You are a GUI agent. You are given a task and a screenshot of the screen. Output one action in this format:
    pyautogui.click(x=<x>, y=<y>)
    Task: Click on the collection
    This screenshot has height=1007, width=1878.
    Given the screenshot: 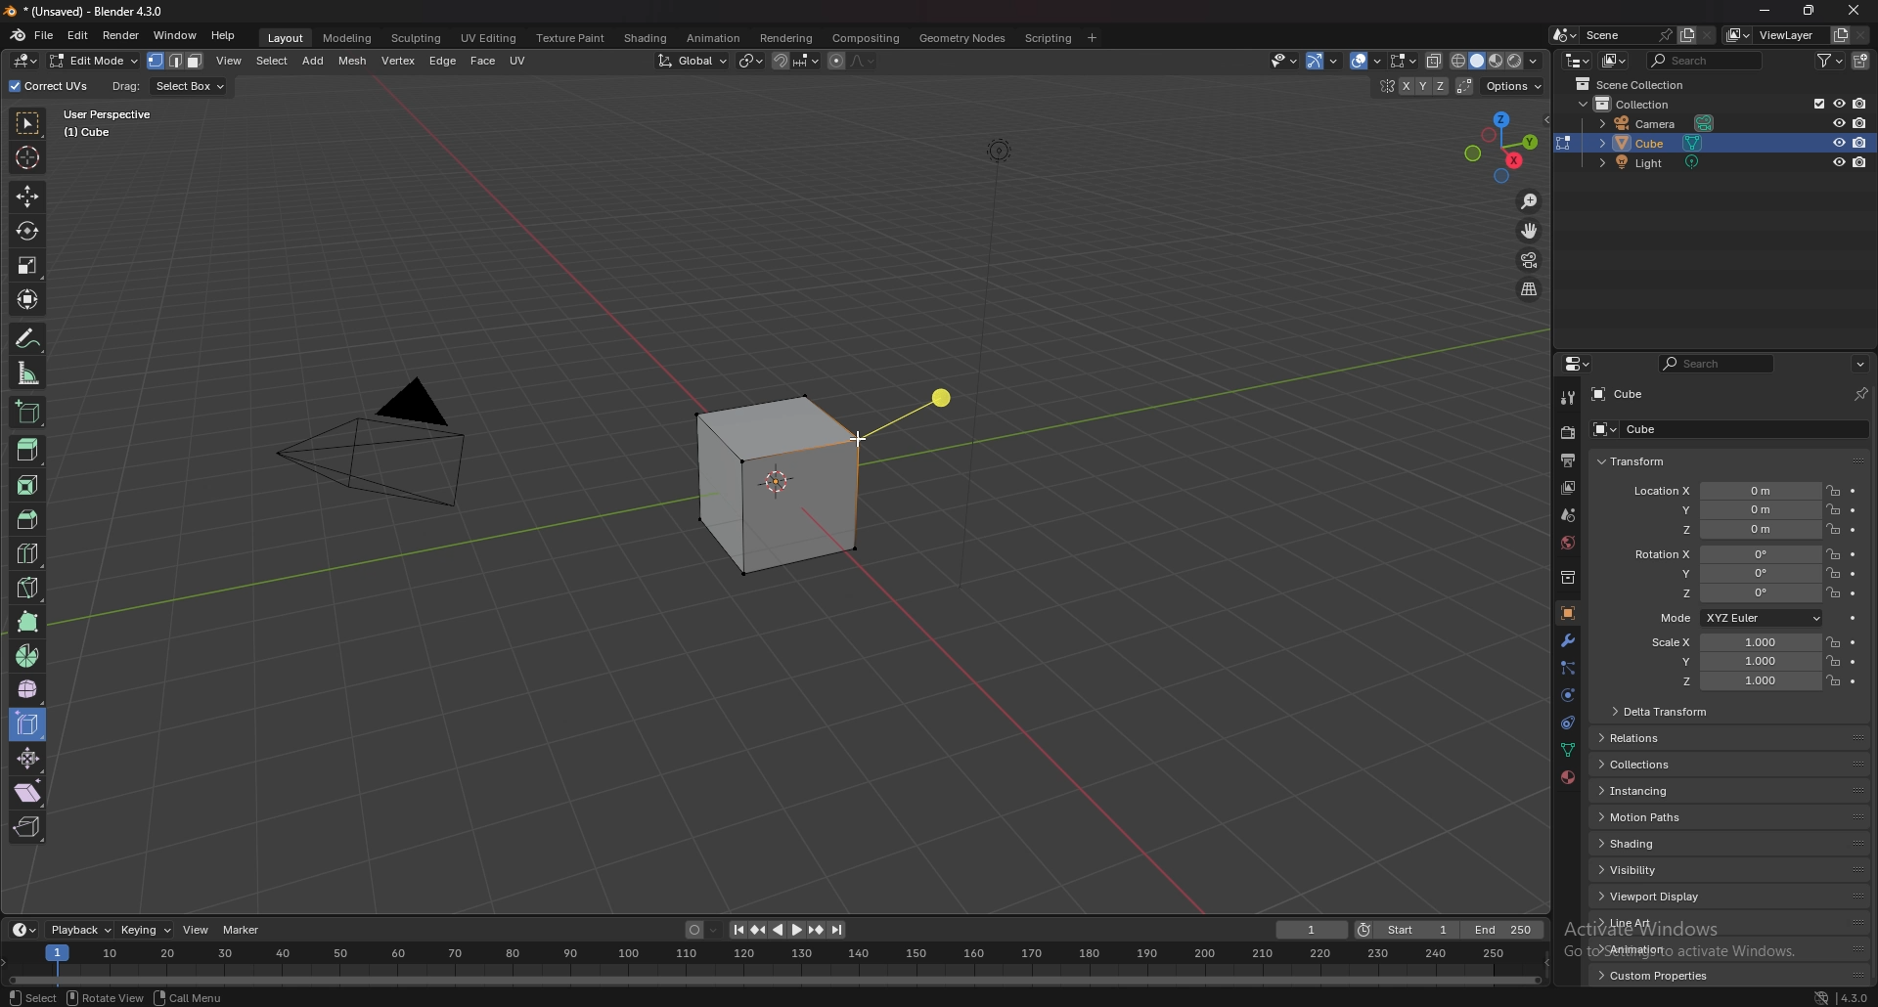 What is the action you would take?
    pyautogui.click(x=1636, y=104)
    